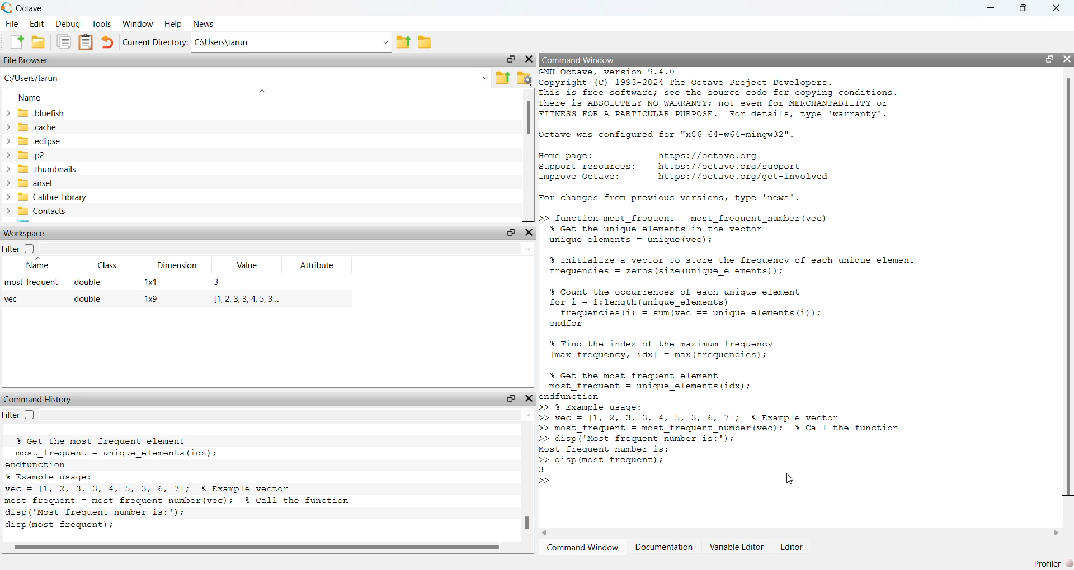  I want to click on Browse your files, so click(525, 77).